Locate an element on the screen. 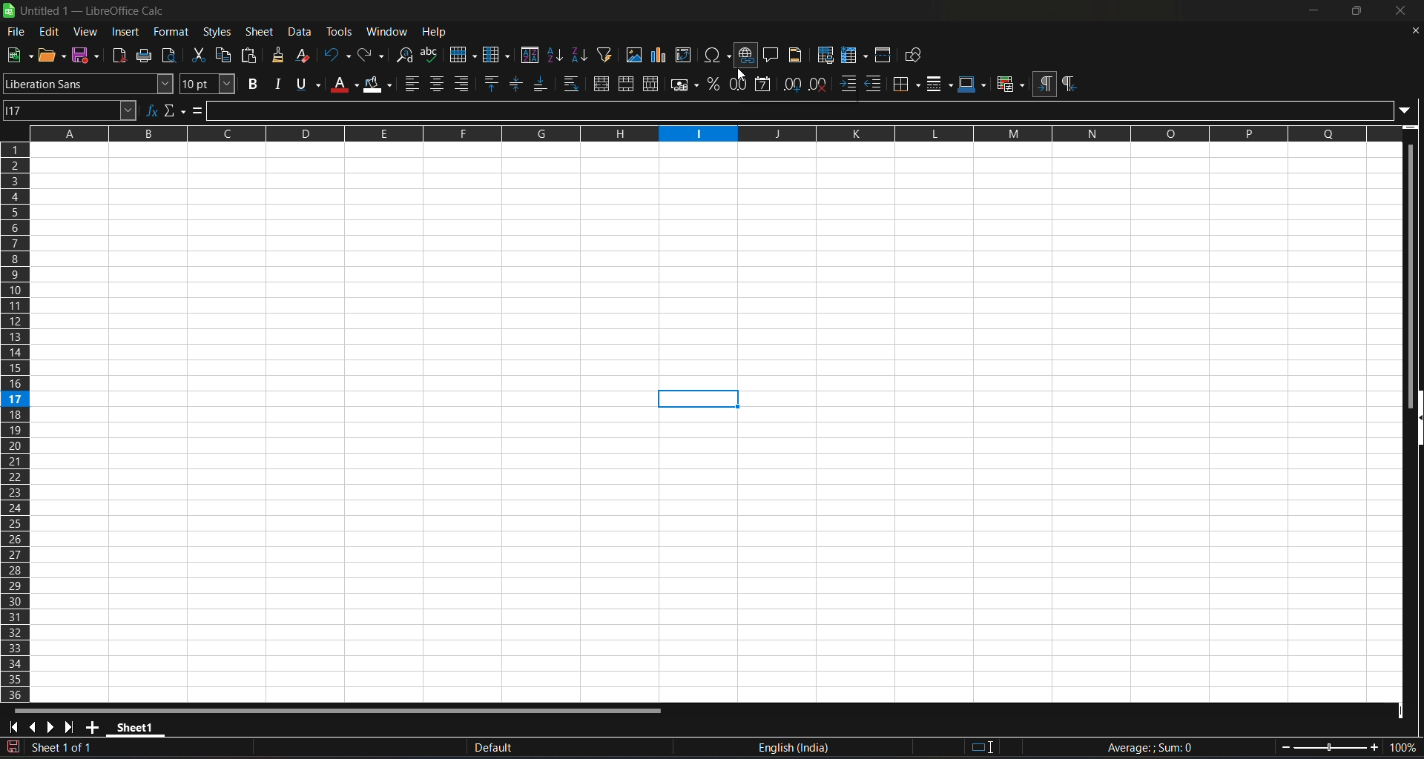 The width and height of the screenshot is (1424, 759). save is located at coordinates (87, 56).